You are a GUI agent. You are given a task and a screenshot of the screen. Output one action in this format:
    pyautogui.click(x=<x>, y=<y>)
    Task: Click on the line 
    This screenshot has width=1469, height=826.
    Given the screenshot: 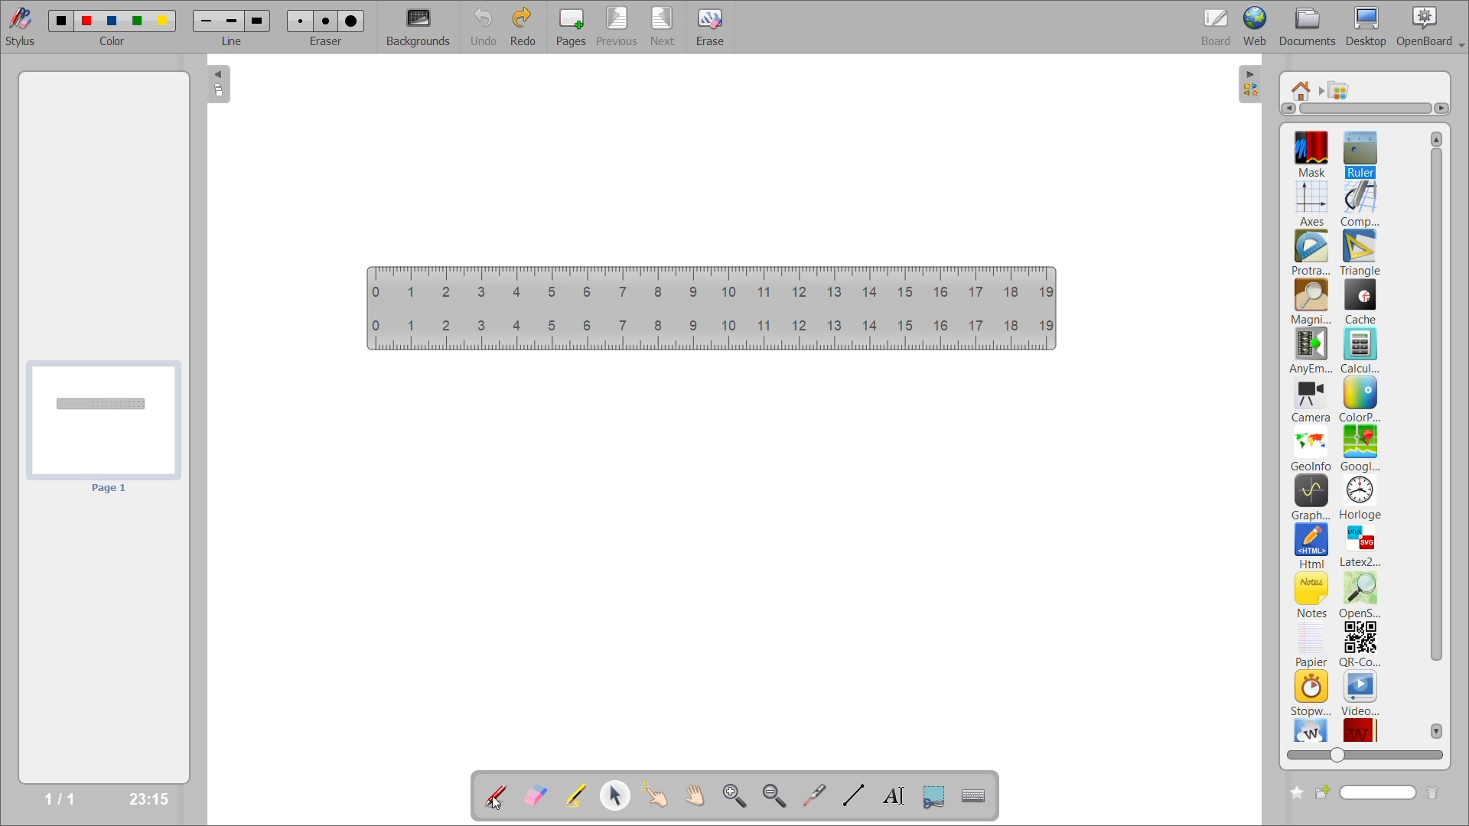 What is the action you would take?
    pyautogui.click(x=233, y=41)
    